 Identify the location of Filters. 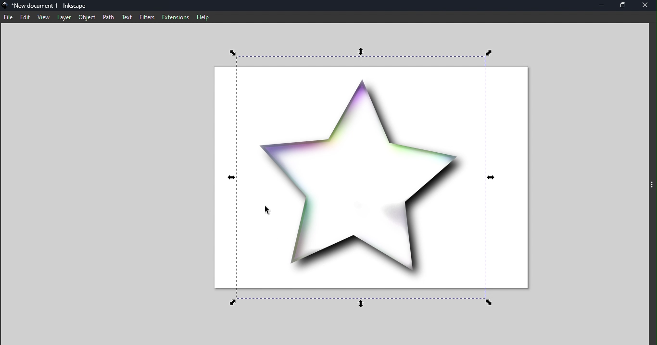
(147, 17).